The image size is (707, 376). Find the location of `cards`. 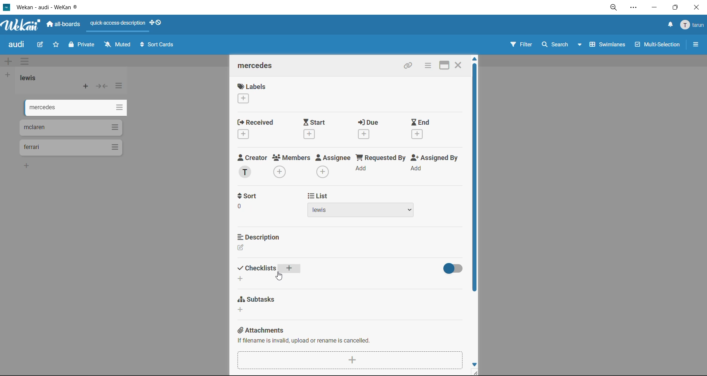

cards is located at coordinates (74, 147).